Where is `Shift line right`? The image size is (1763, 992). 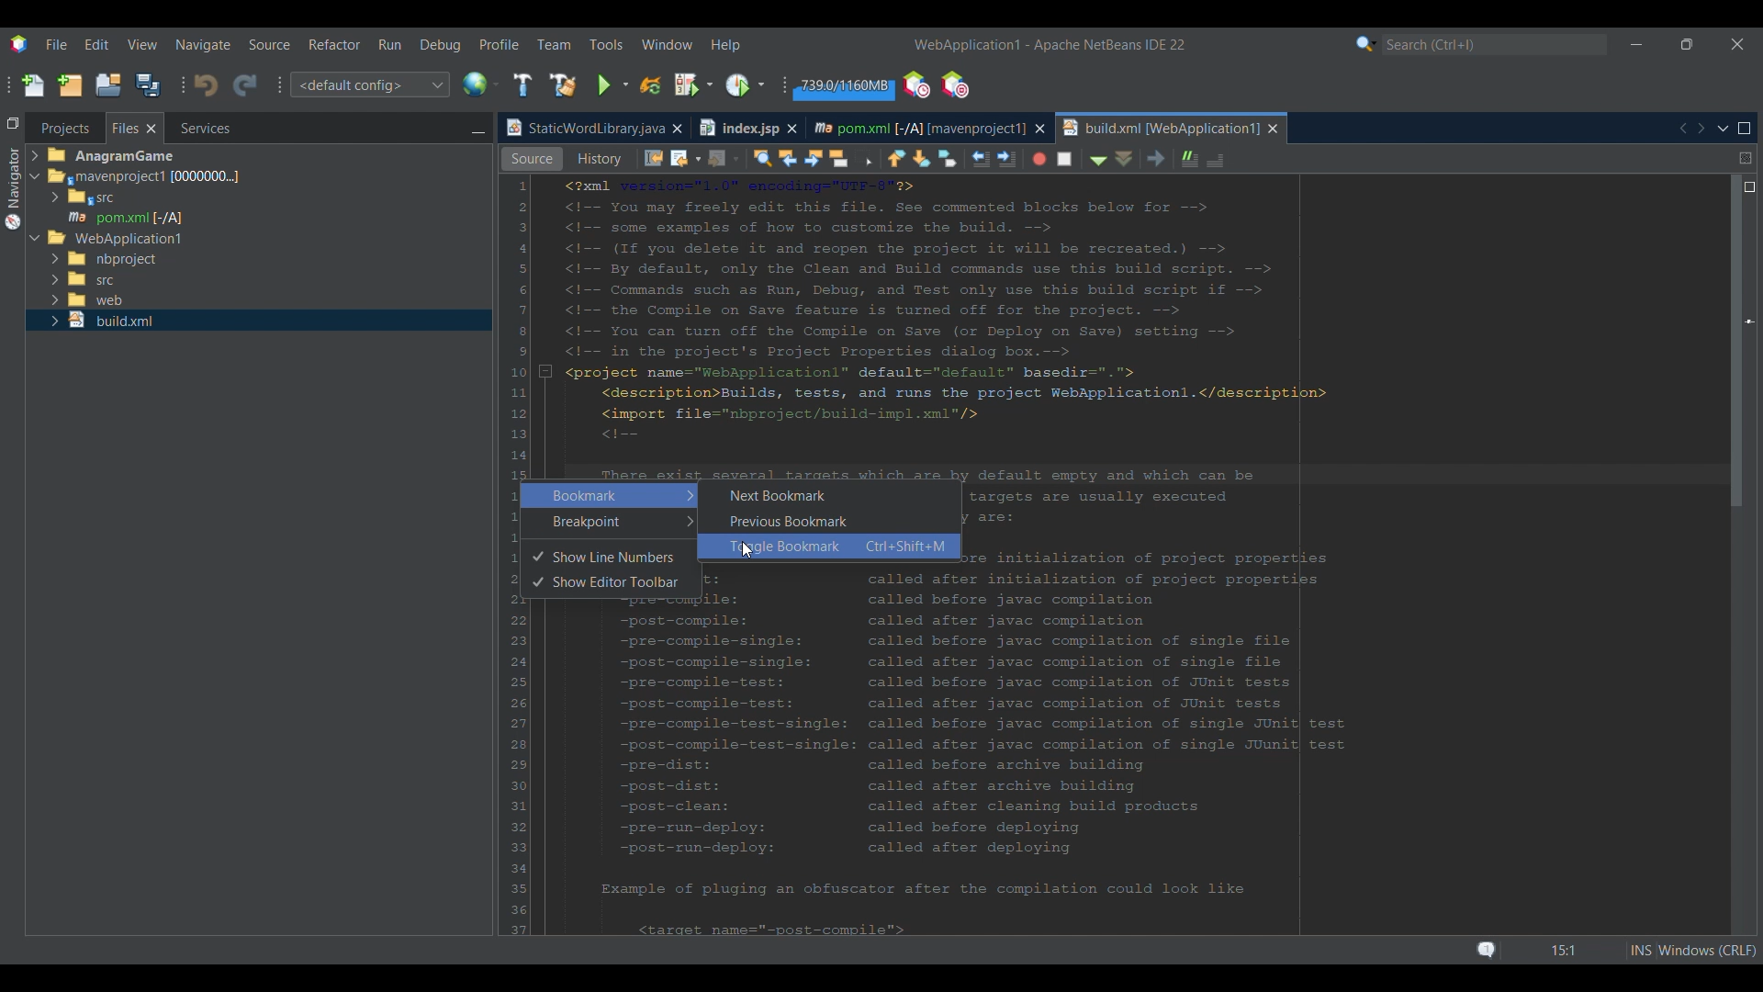
Shift line right is located at coordinates (1167, 157).